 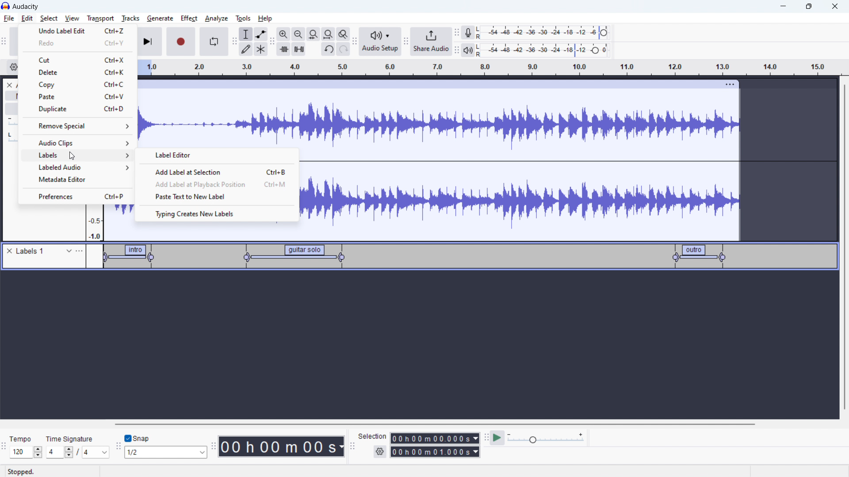 What do you see at coordinates (214, 41) in the screenshot?
I see `enable loop` at bounding box center [214, 41].